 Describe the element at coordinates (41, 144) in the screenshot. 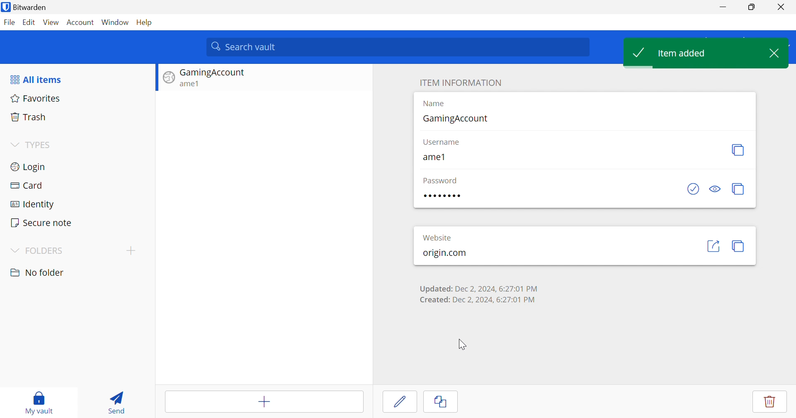

I see `TYPES` at that location.